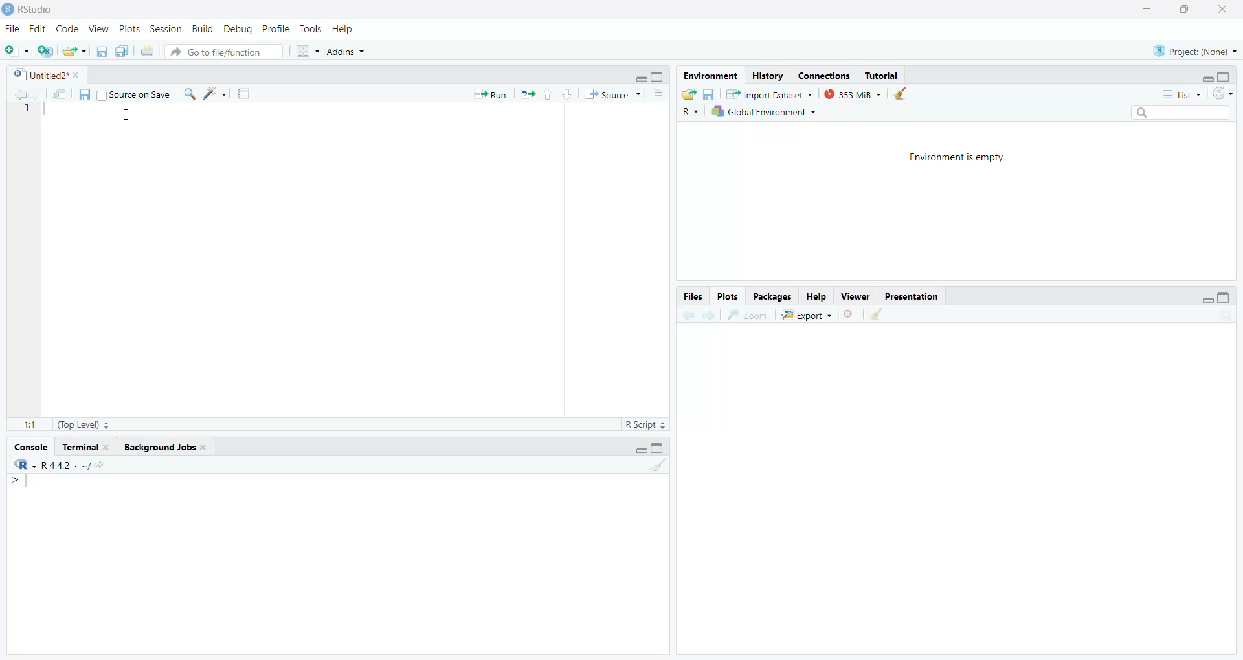 The image size is (1243, 660). I want to click on Build, so click(201, 29).